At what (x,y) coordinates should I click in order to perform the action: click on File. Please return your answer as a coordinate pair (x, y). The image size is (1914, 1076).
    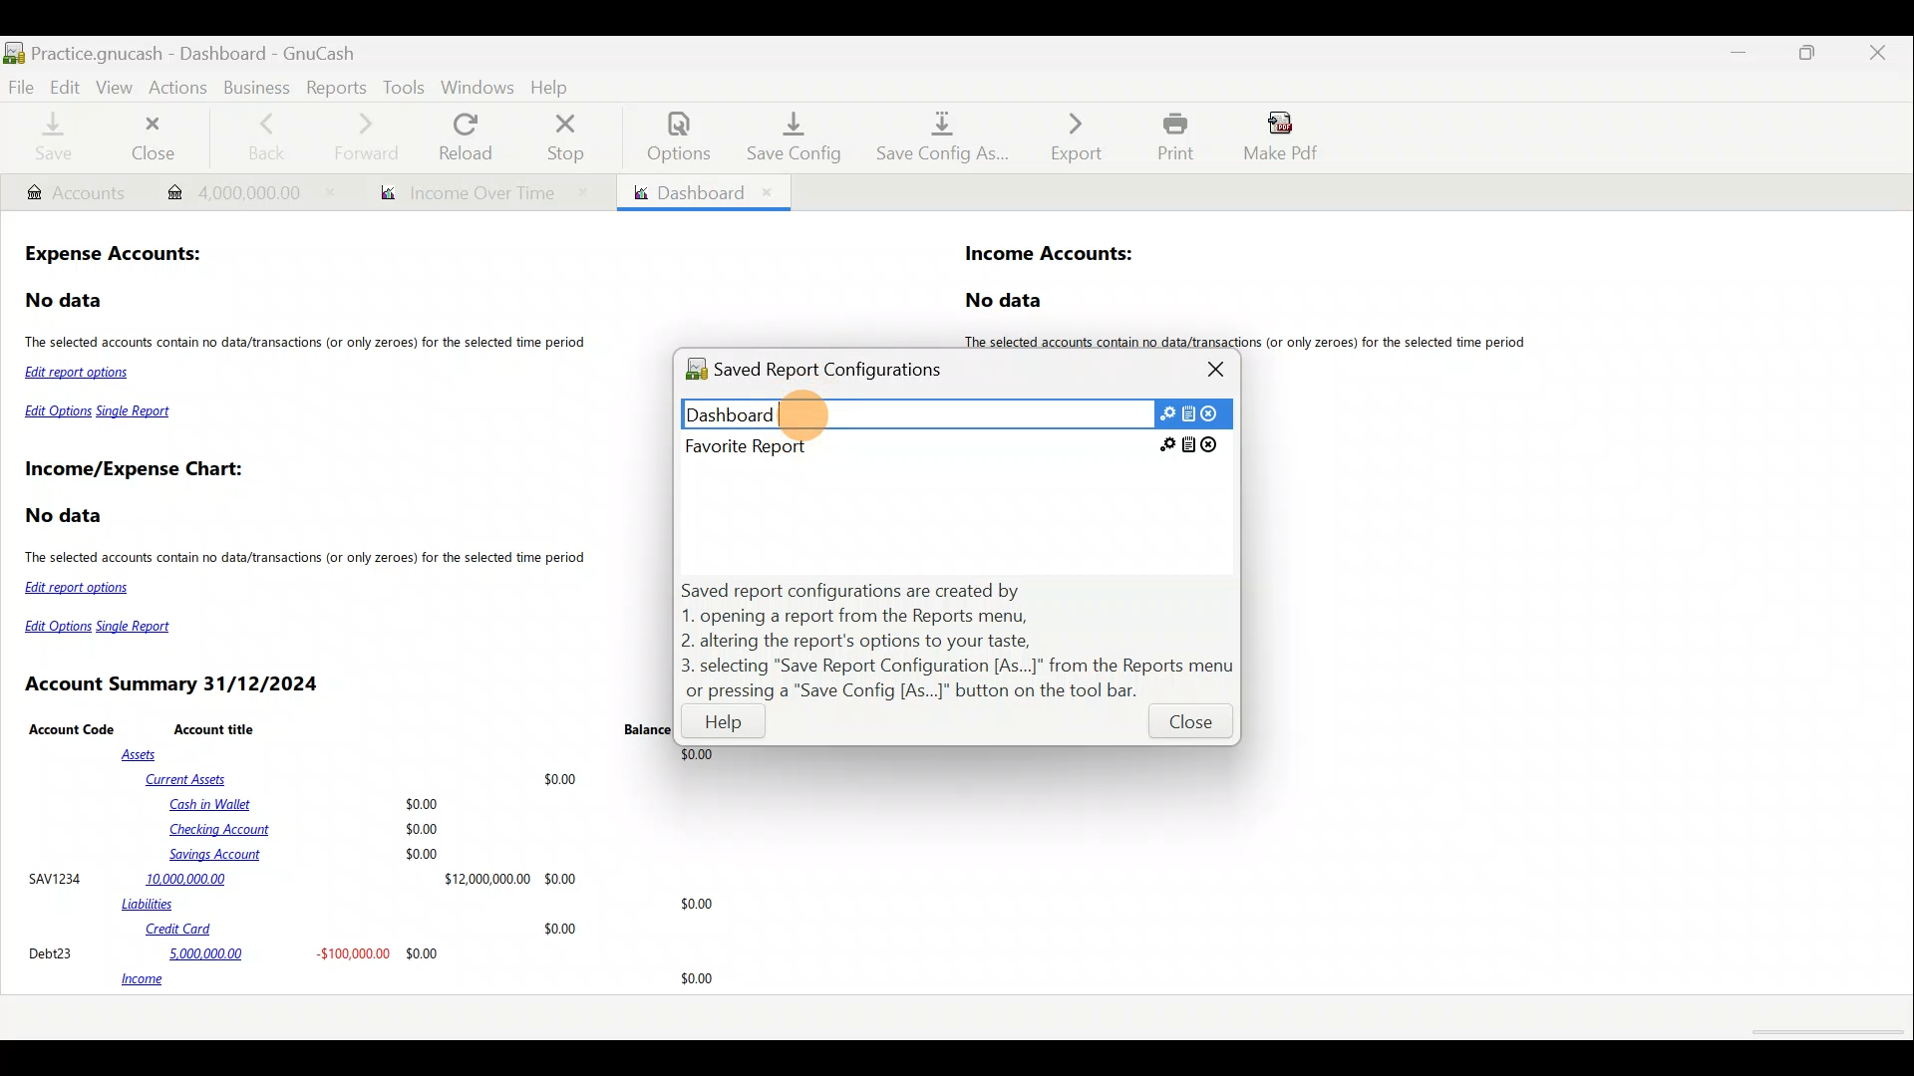
    Looking at the image, I should click on (22, 86).